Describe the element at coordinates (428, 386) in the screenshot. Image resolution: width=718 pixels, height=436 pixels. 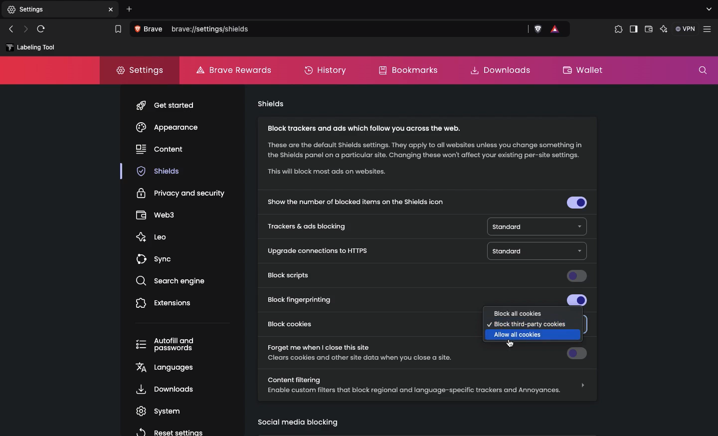
I see `Content filtering Enable custom filters that block regional and language-specific trackers and Annoyances.` at that location.